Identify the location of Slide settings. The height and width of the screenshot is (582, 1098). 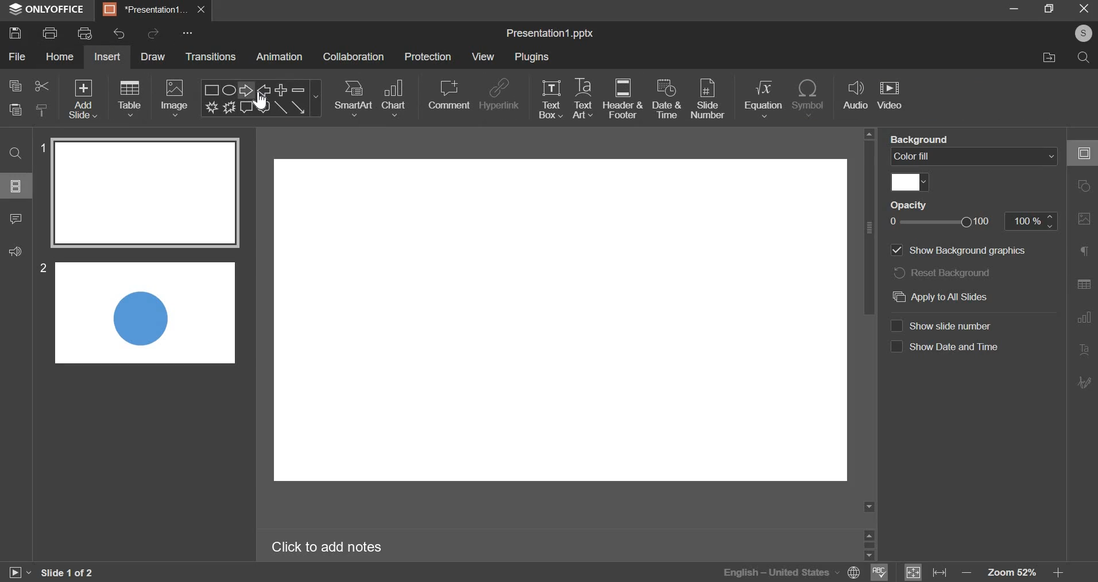
(1084, 152).